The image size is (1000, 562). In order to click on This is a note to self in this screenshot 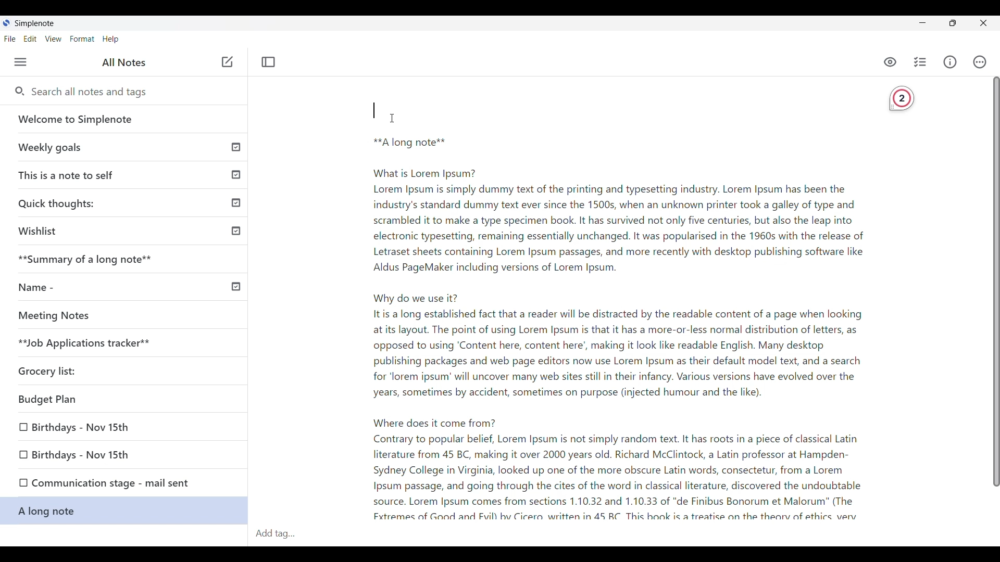, I will do `click(126, 173)`.